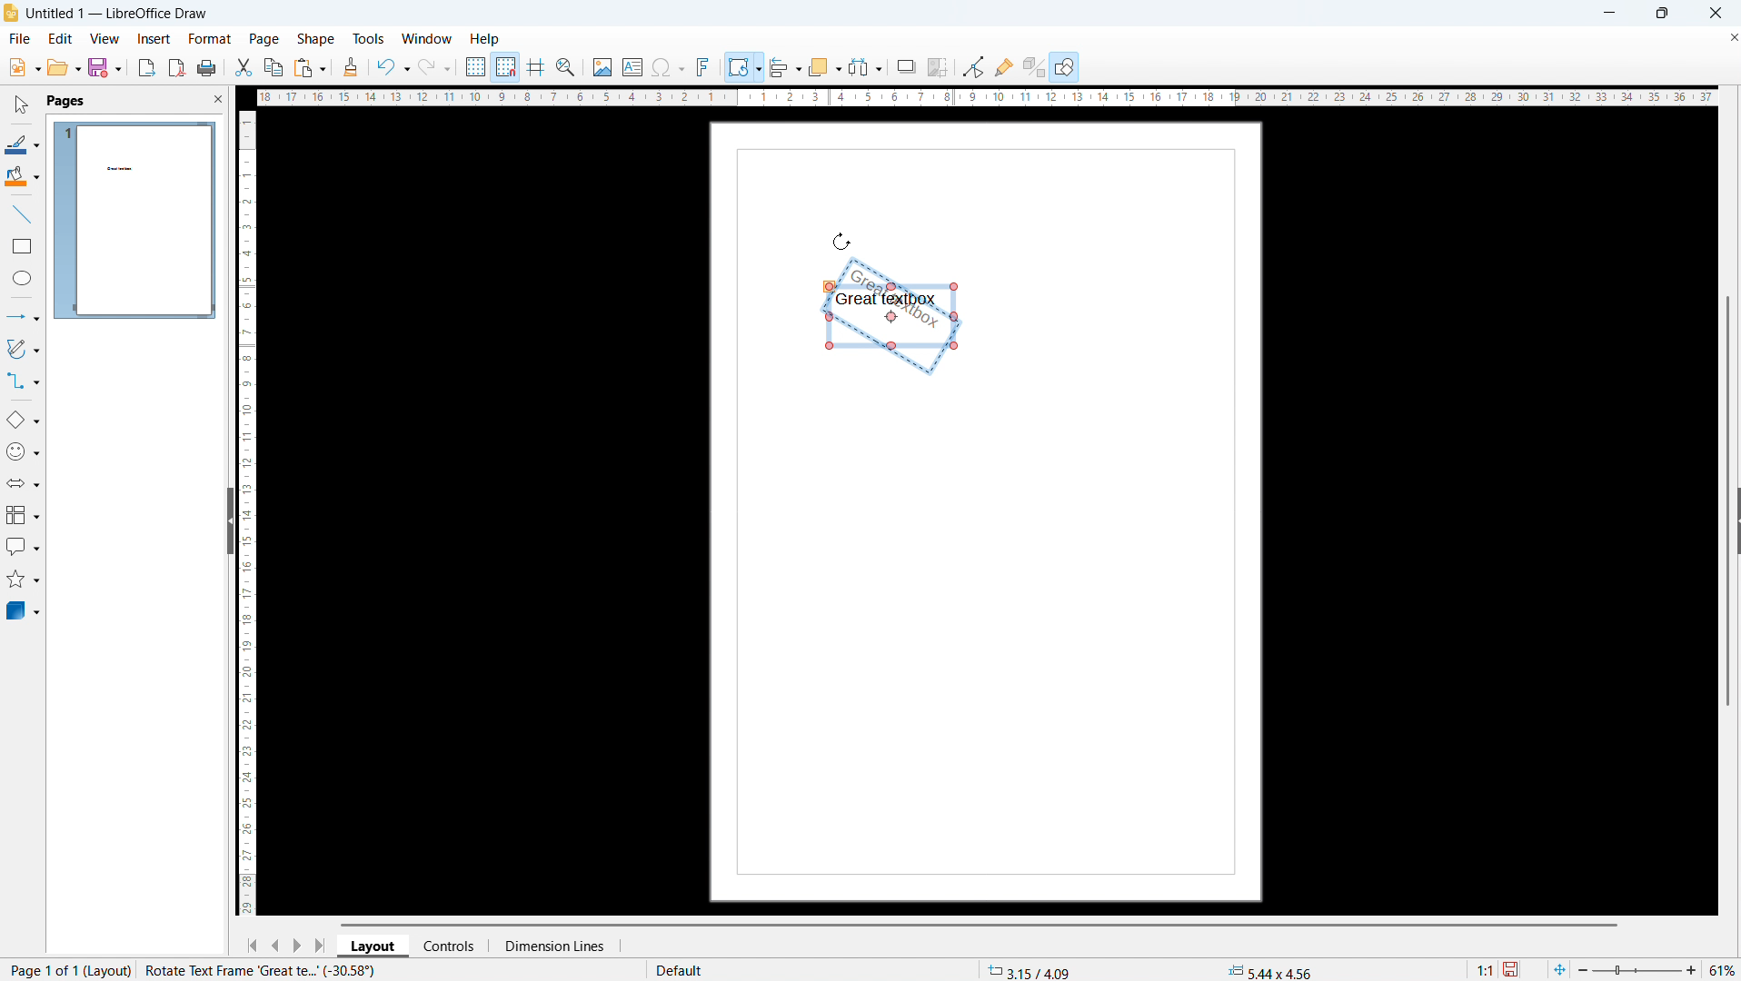 Image resolution: width=1741 pixels, height=981 pixels. Describe the element at coordinates (23, 105) in the screenshot. I see `select` at that location.